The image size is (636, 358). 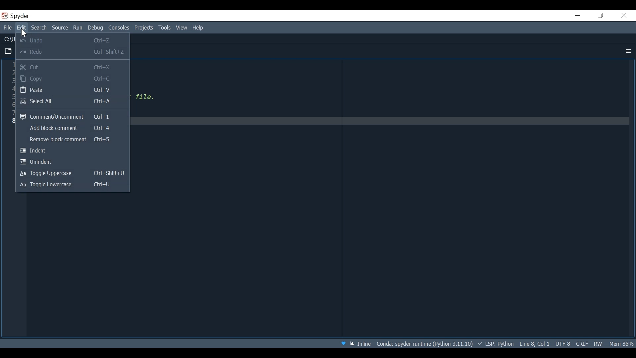 What do you see at coordinates (104, 101) in the screenshot?
I see `Ctrl+A` at bounding box center [104, 101].